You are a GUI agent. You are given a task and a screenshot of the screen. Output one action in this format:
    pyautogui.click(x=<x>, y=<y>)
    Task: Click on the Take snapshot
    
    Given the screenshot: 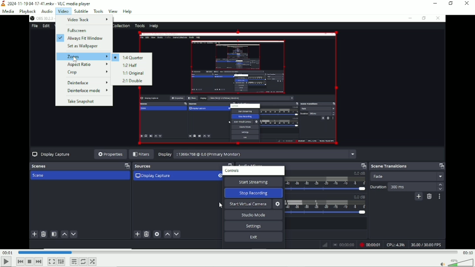 What is the action you would take?
    pyautogui.click(x=81, y=102)
    